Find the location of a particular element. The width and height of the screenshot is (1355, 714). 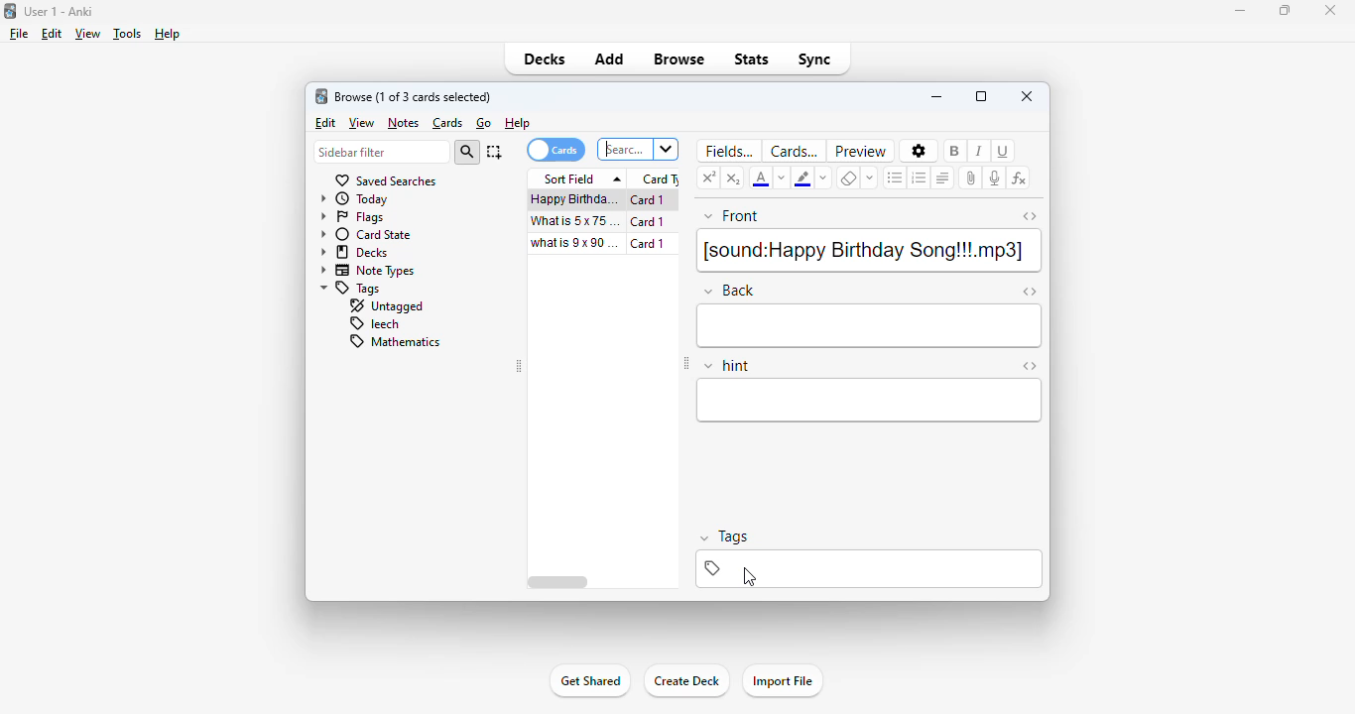

card state is located at coordinates (366, 235).